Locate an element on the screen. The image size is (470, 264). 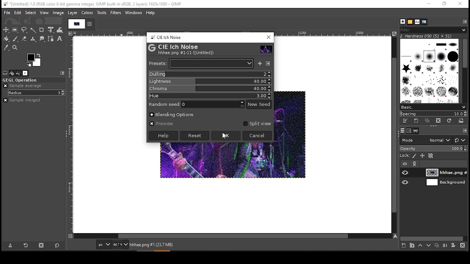
save current as named preset is located at coordinates (260, 63).